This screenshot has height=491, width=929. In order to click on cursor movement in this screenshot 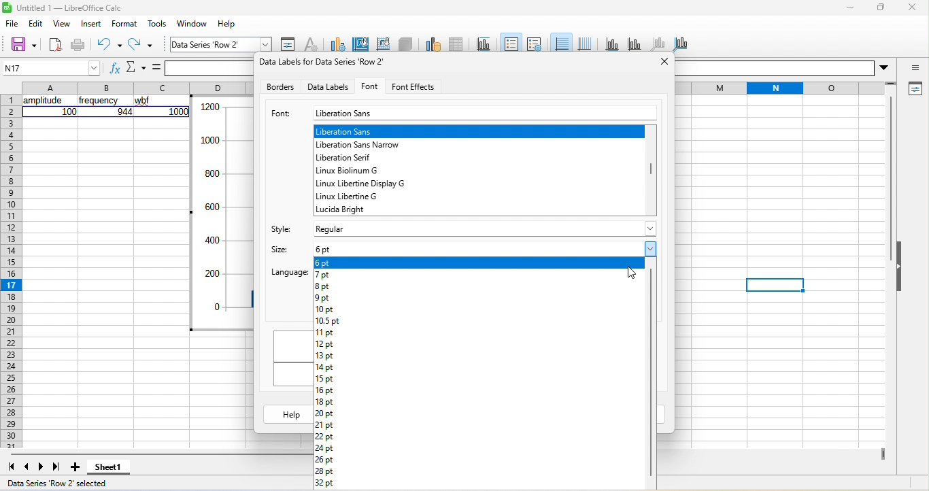, I will do `click(631, 273)`.